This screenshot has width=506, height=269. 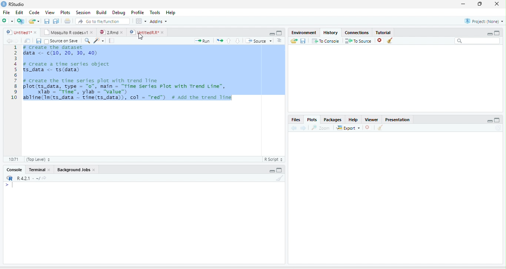 I want to click on Go to previous section/chunk, so click(x=229, y=40).